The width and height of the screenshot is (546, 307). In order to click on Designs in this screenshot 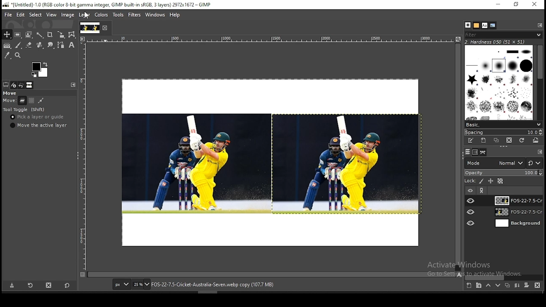, I will do `click(500, 82)`.